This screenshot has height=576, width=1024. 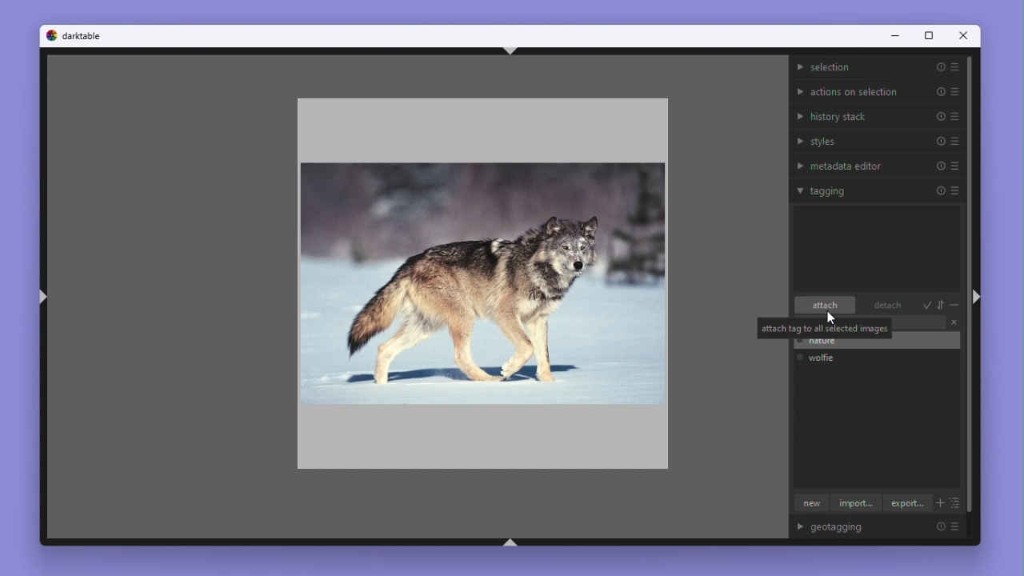 What do you see at coordinates (510, 50) in the screenshot?
I see `ctrl+shift+t` at bounding box center [510, 50].